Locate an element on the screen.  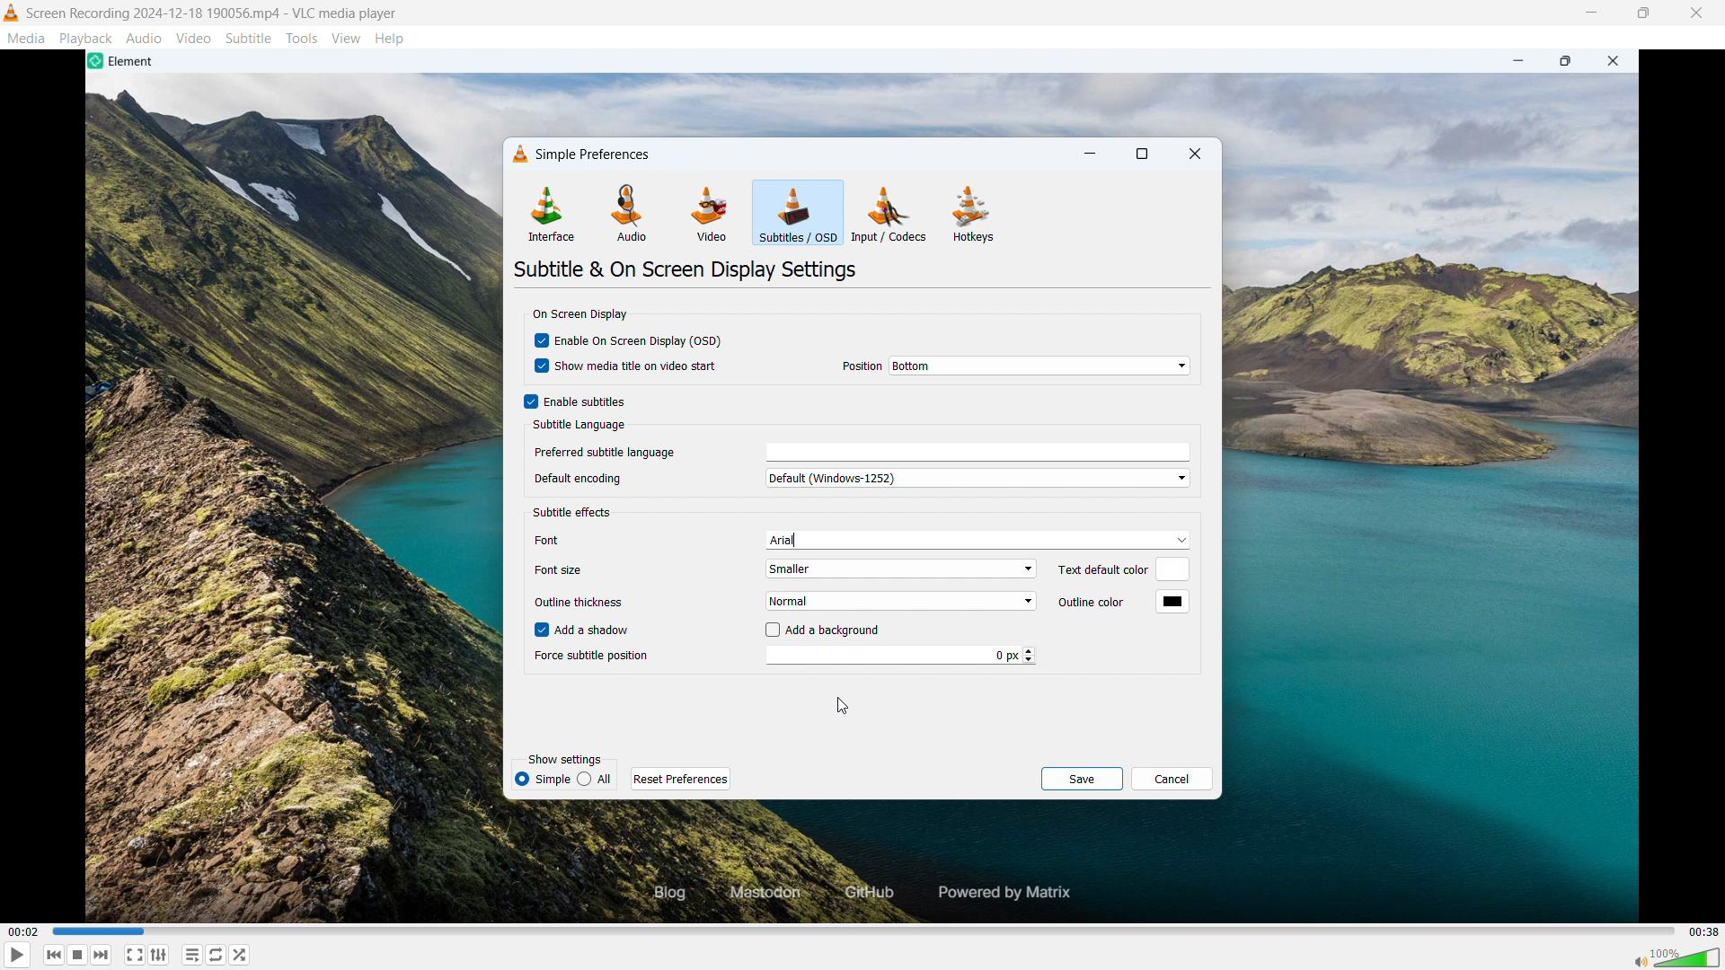
close dialogue box is located at coordinates (1194, 155).